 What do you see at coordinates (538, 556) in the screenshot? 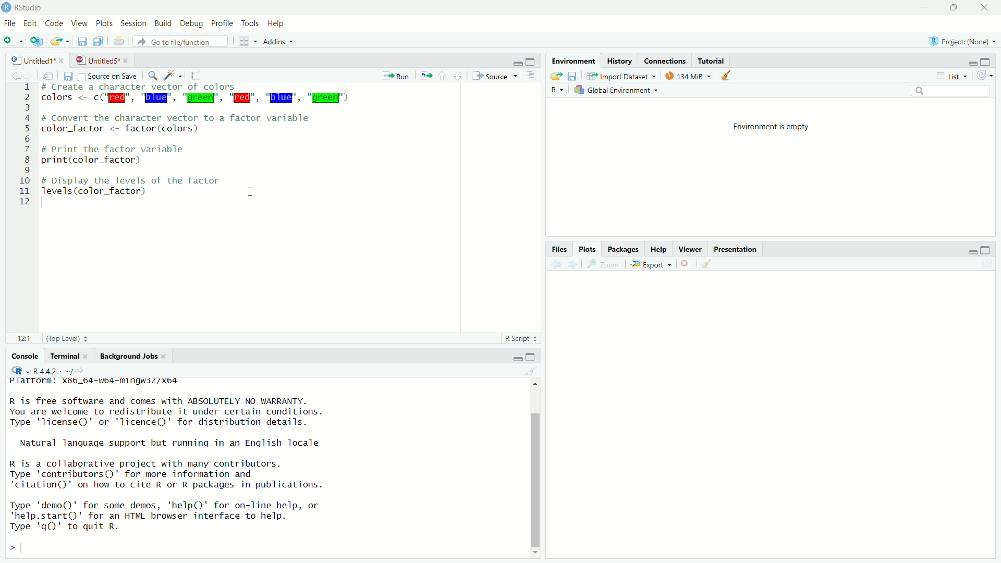
I see `move down` at bounding box center [538, 556].